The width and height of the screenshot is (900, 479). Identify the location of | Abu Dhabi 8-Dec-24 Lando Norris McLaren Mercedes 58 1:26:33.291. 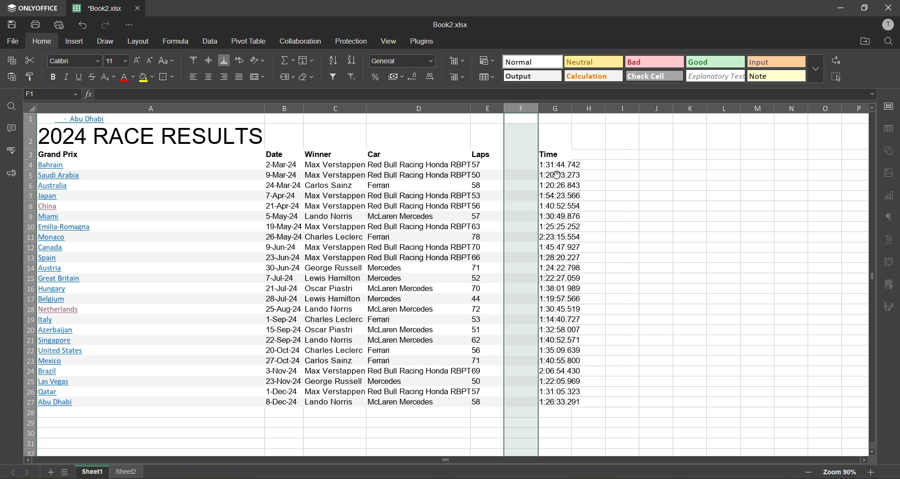
(262, 401).